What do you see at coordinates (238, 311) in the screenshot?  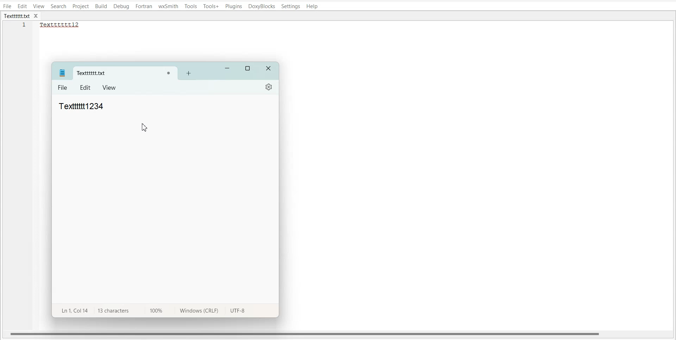 I see `UTF-8` at bounding box center [238, 311].